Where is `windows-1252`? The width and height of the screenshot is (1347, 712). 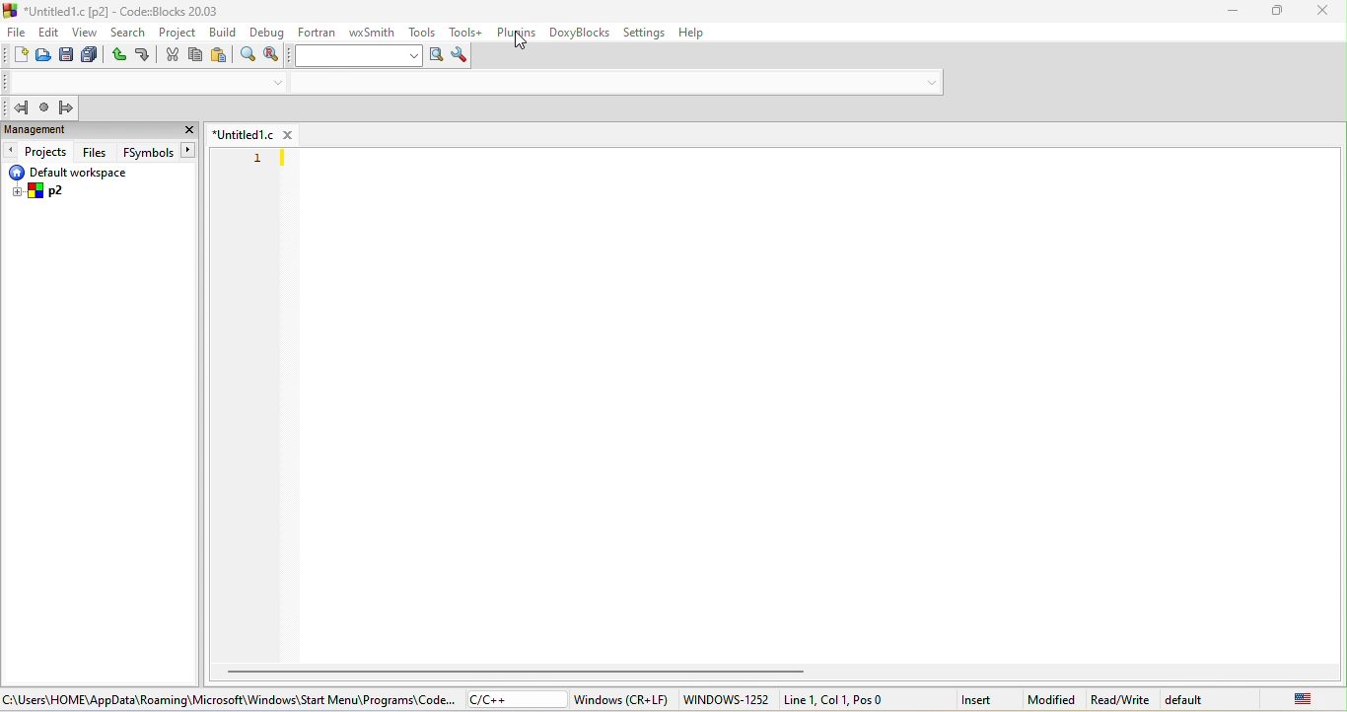 windows-1252 is located at coordinates (728, 700).